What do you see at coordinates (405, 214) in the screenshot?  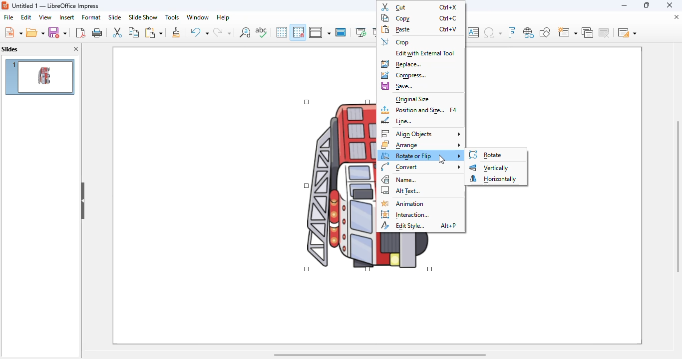 I see `interaction` at bounding box center [405, 214].